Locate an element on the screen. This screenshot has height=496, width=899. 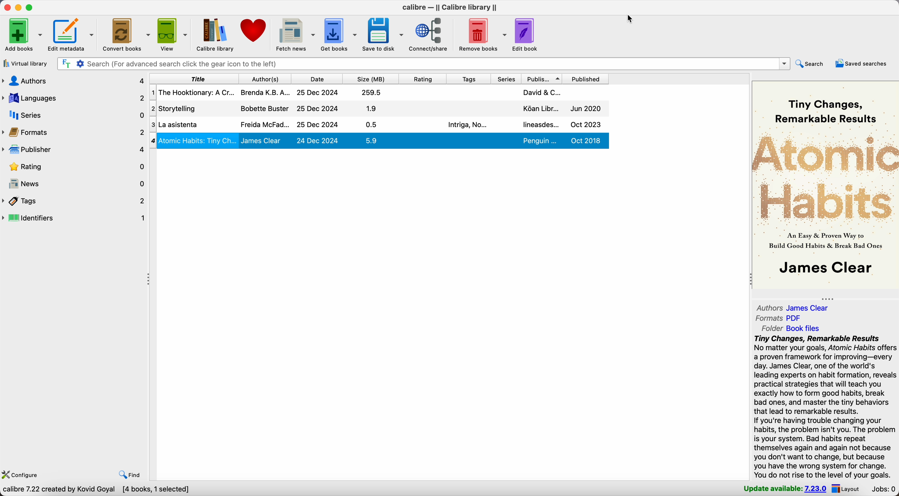
intriga, no... is located at coordinates (466, 125).